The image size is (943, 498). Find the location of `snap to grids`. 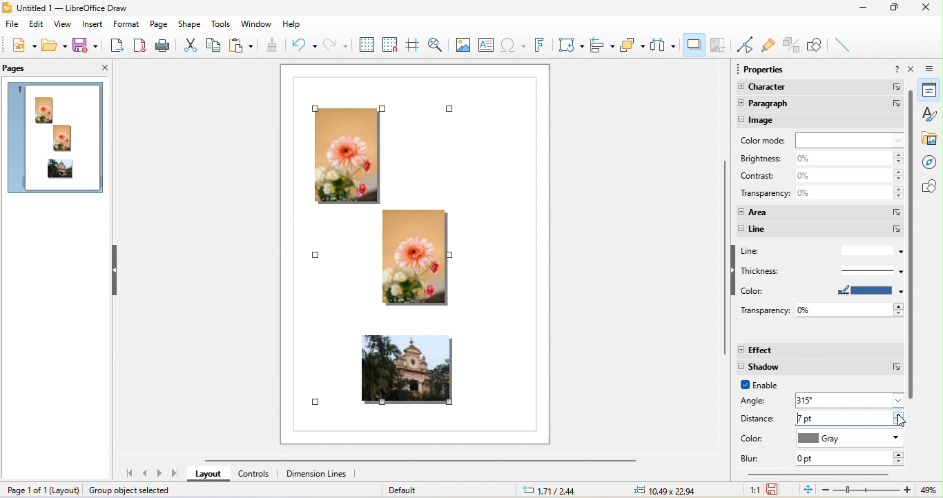

snap to grids is located at coordinates (390, 43).